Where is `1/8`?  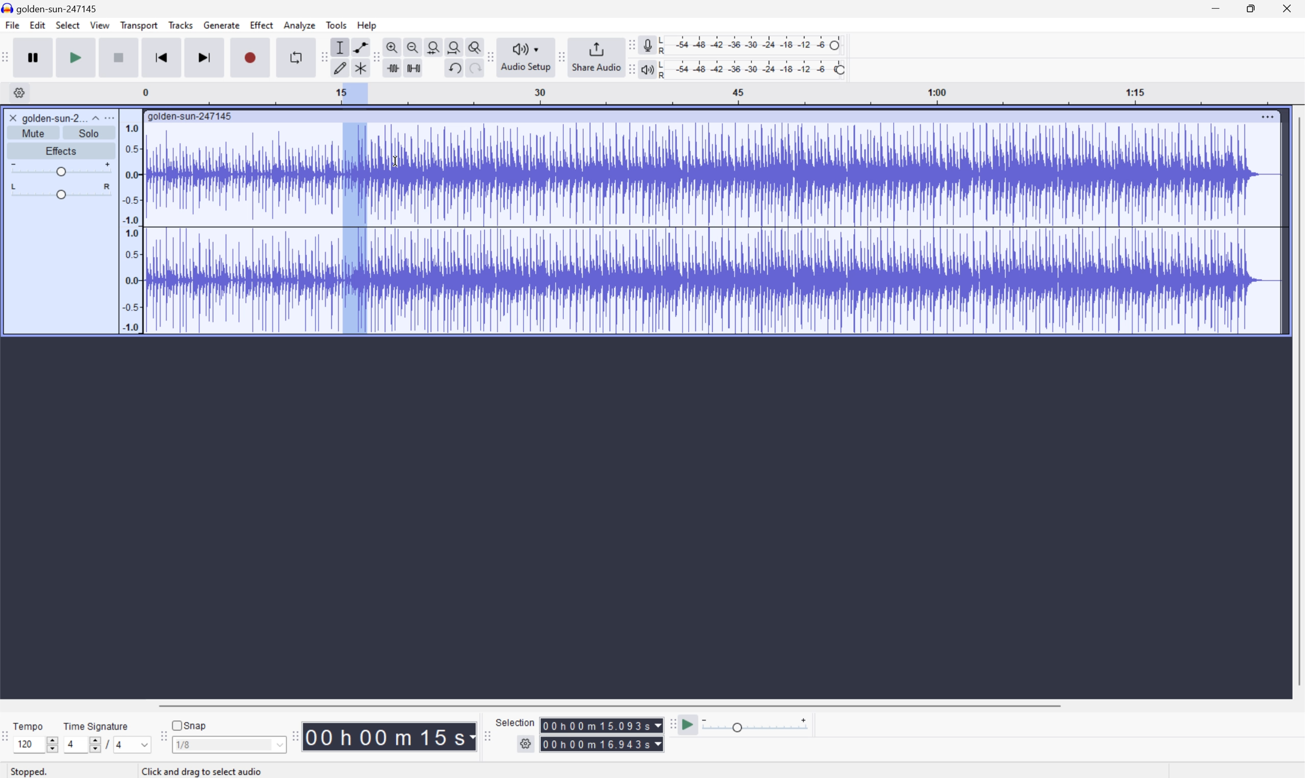 1/8 is located at coordinates (183, 744).